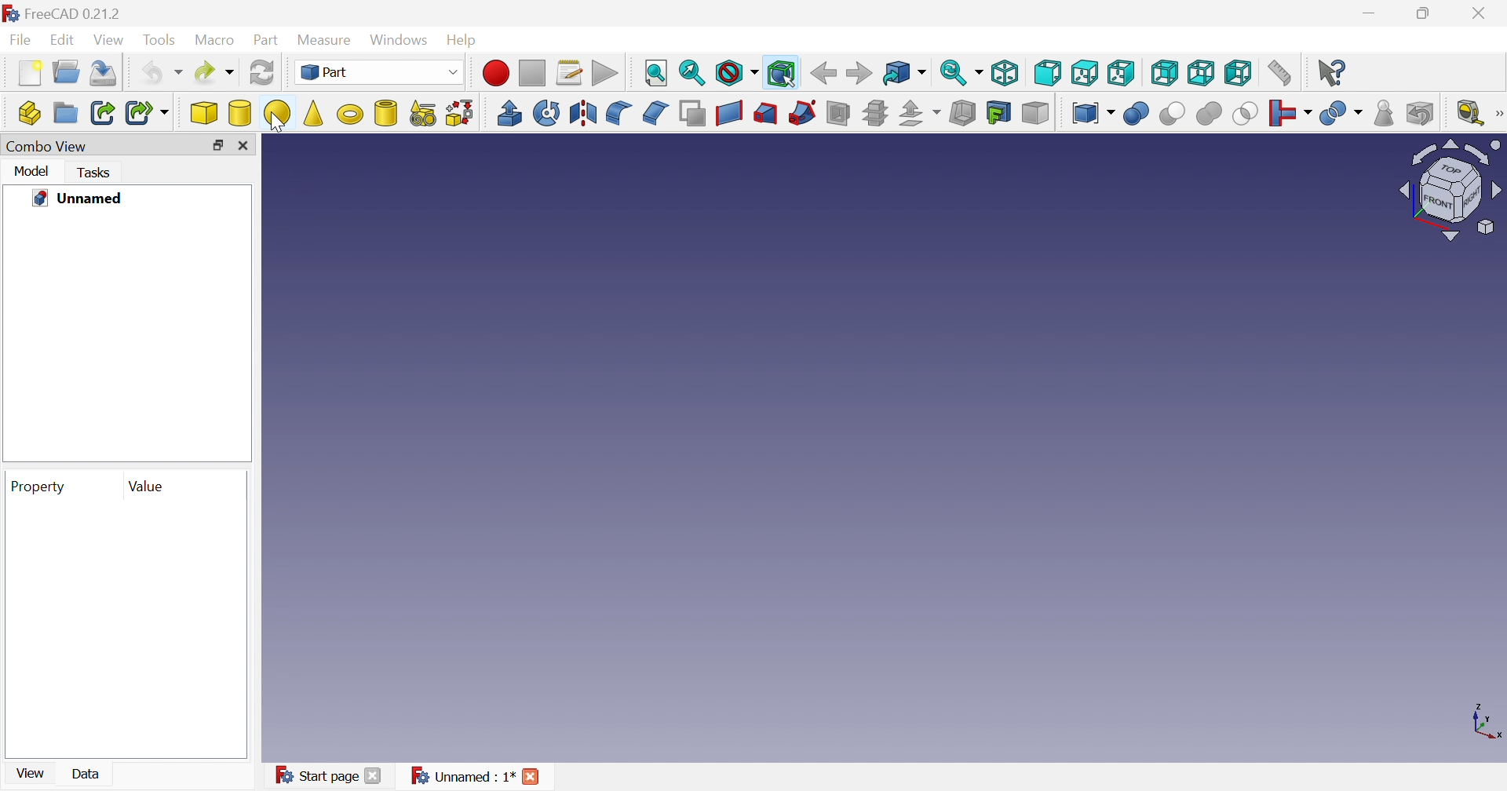 This screenshot has height=791, width=1507. Describe the element at coordinates (919, 113) in the screenshot. I see `Offset:` at that location.